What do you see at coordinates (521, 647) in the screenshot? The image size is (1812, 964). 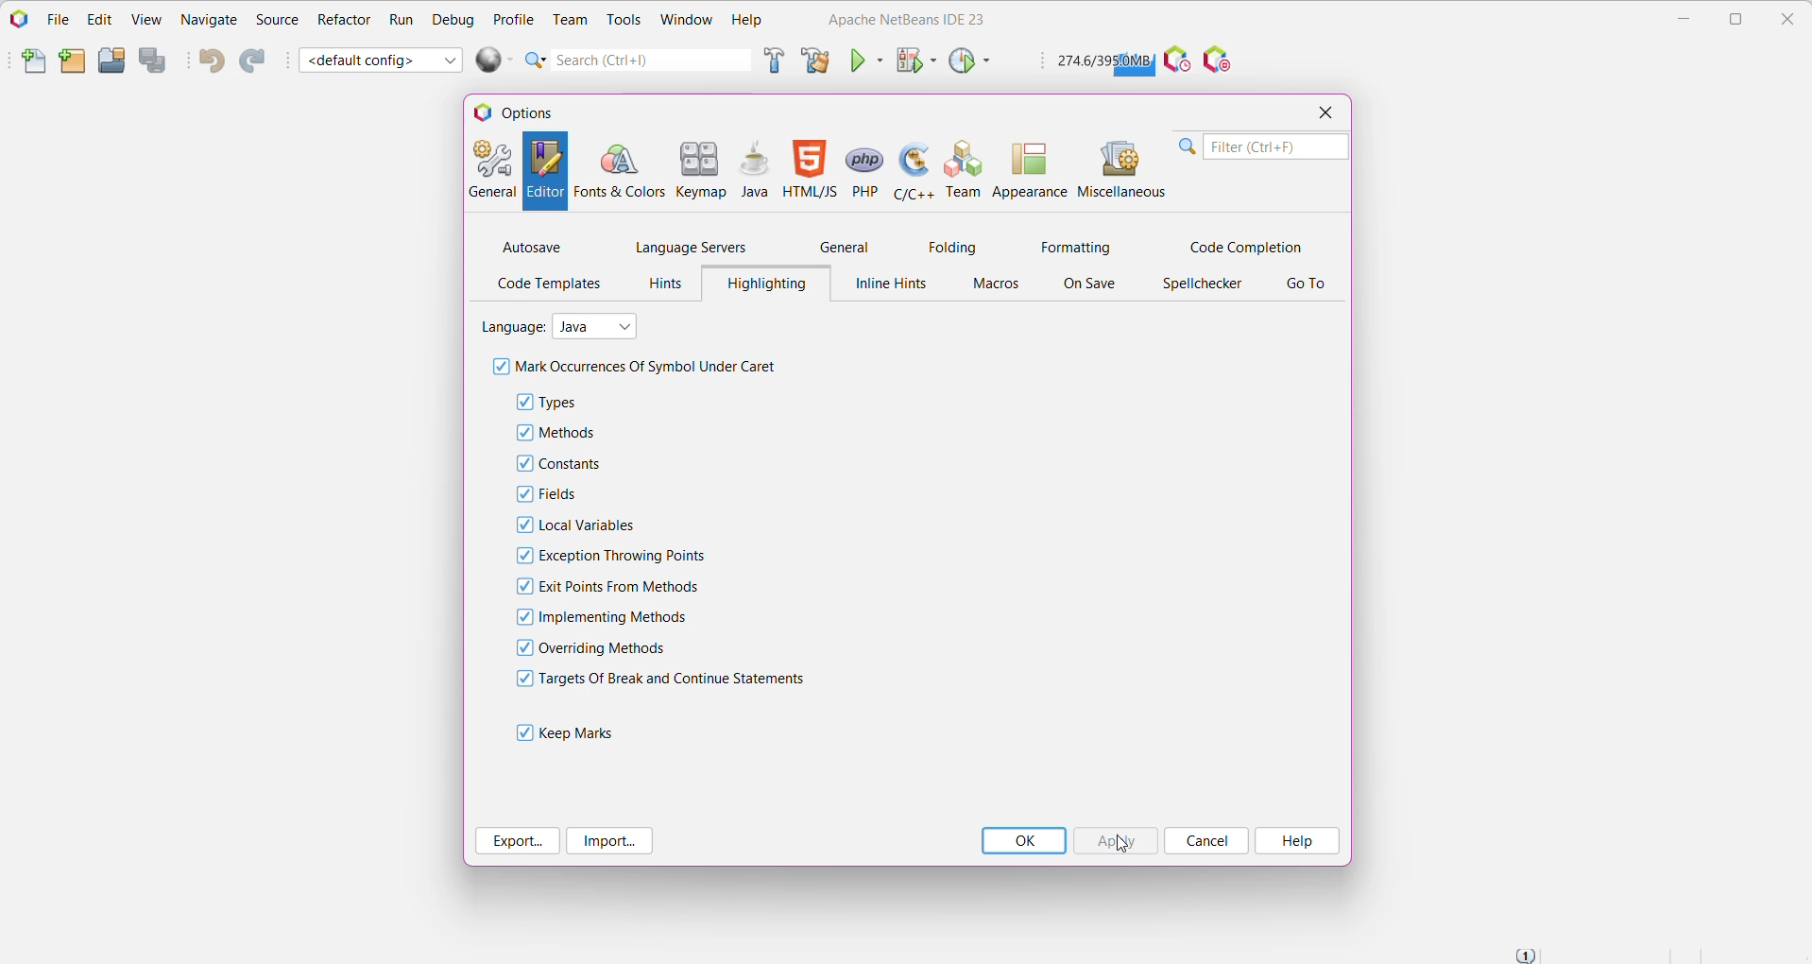 I see `checkbox` at bounding box center [521, 647].